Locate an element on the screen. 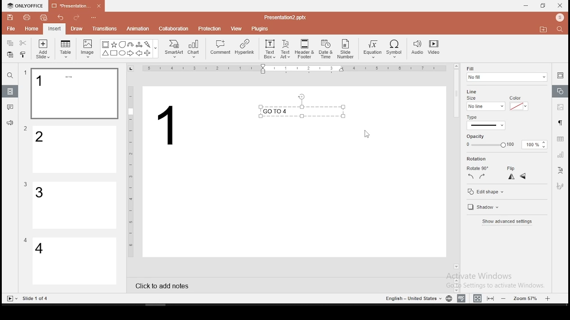  redo is located at coordinates (77, 19).